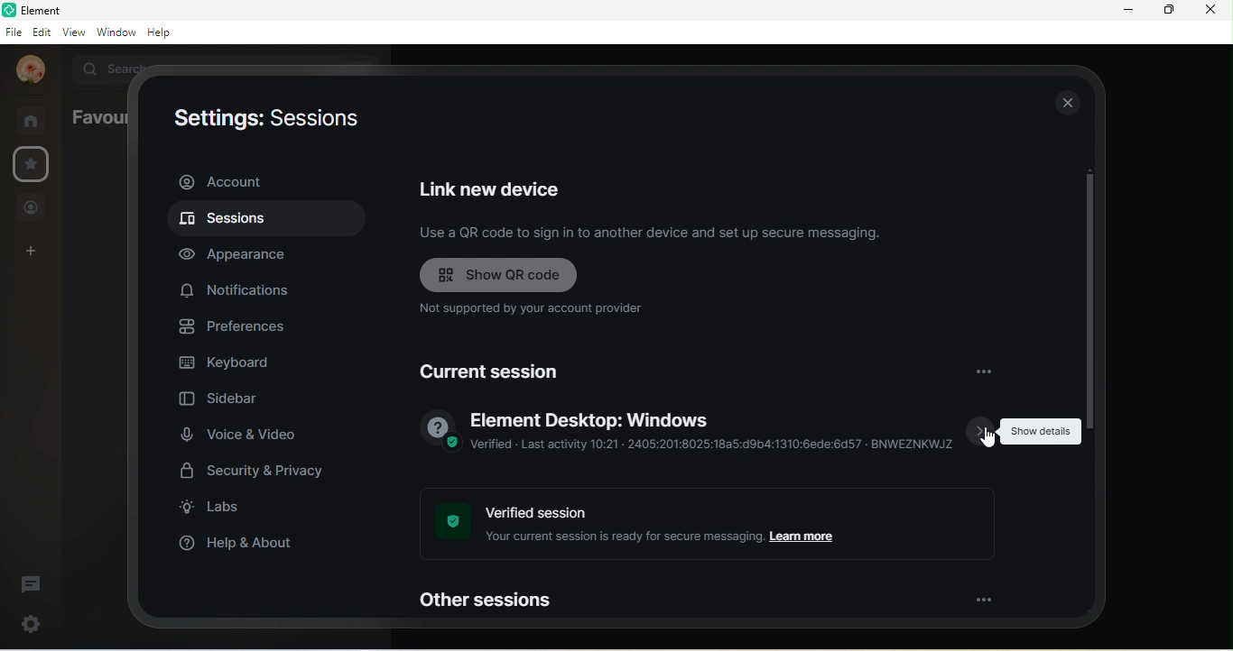 This screenshot has height=651, width=1233. Describe the element at coordinates (498, 274) in the screenshot. I see `show qr code` at that location.